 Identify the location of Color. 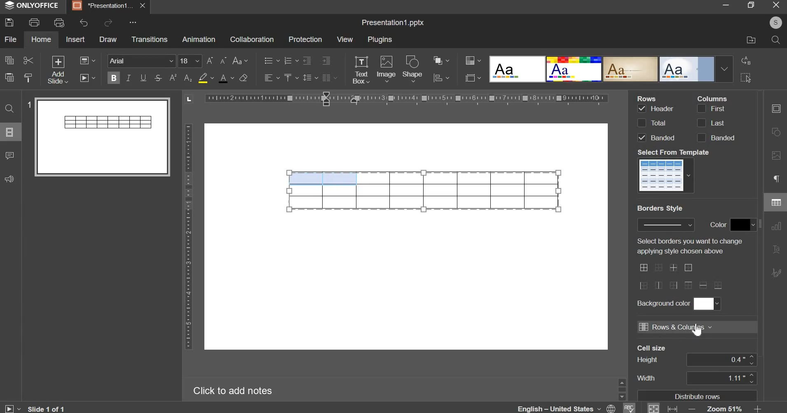
(719, 224).